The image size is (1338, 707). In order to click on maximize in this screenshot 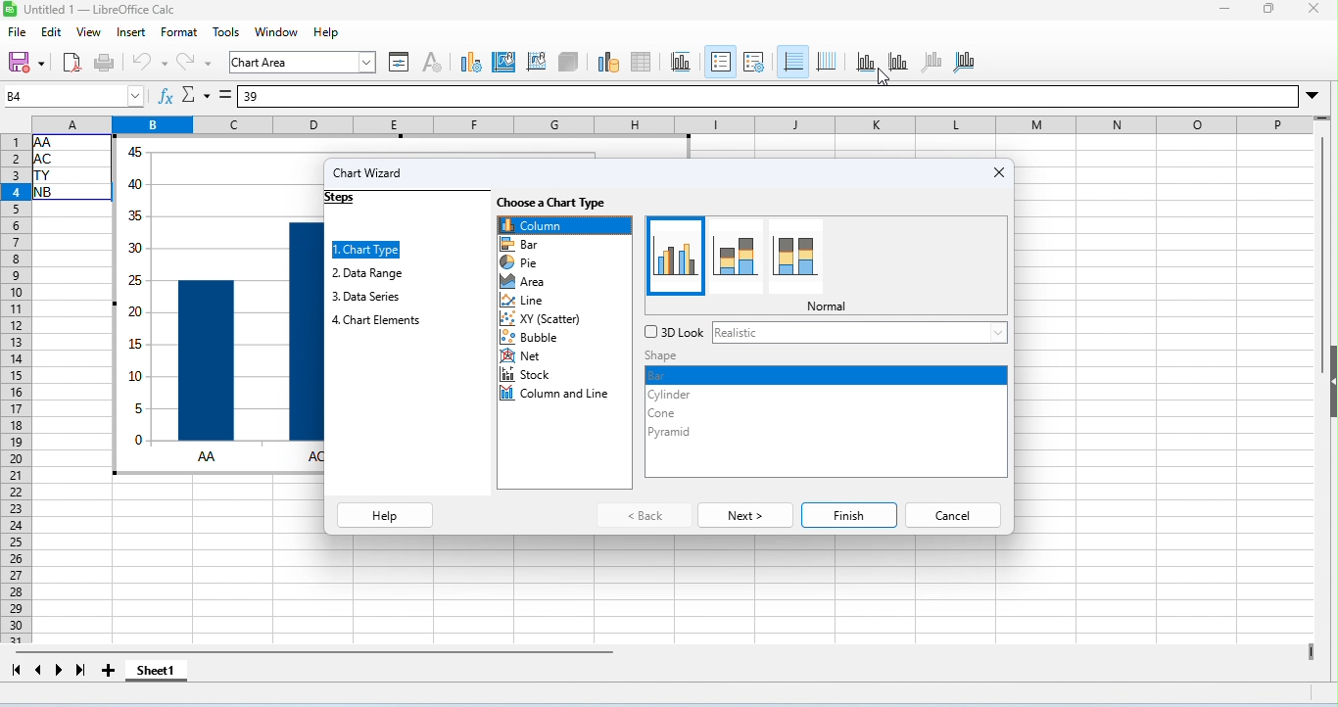, I will do `click(1266, 10)`.